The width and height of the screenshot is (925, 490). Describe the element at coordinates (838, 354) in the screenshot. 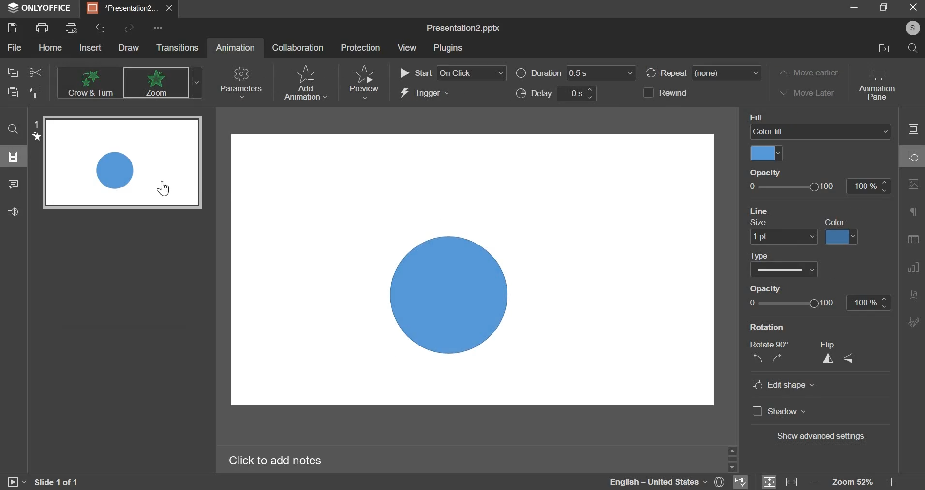

I see `flip` at that location.